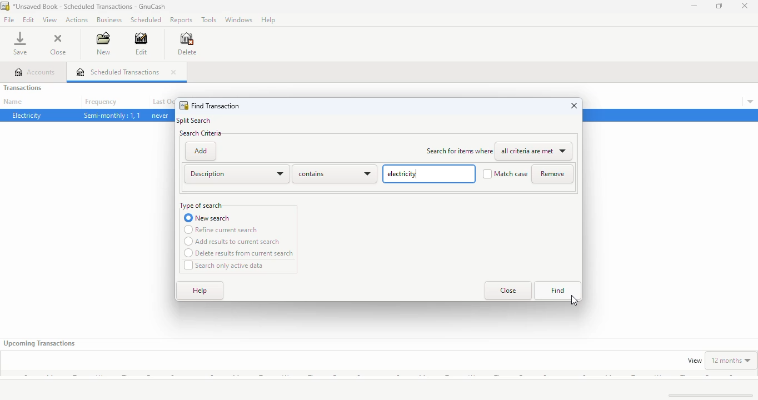 The height and width of the screenshot is (400, 758). Describe the element at coordinates (719, 6) in the screenshot. I see `maximize` at that location.